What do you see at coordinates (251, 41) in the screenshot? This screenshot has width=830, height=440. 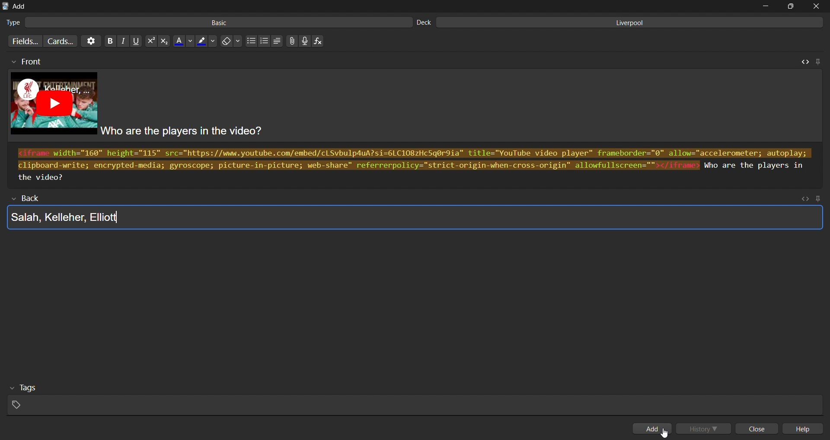 I see `unordered list` at bounding box center [251, 41].